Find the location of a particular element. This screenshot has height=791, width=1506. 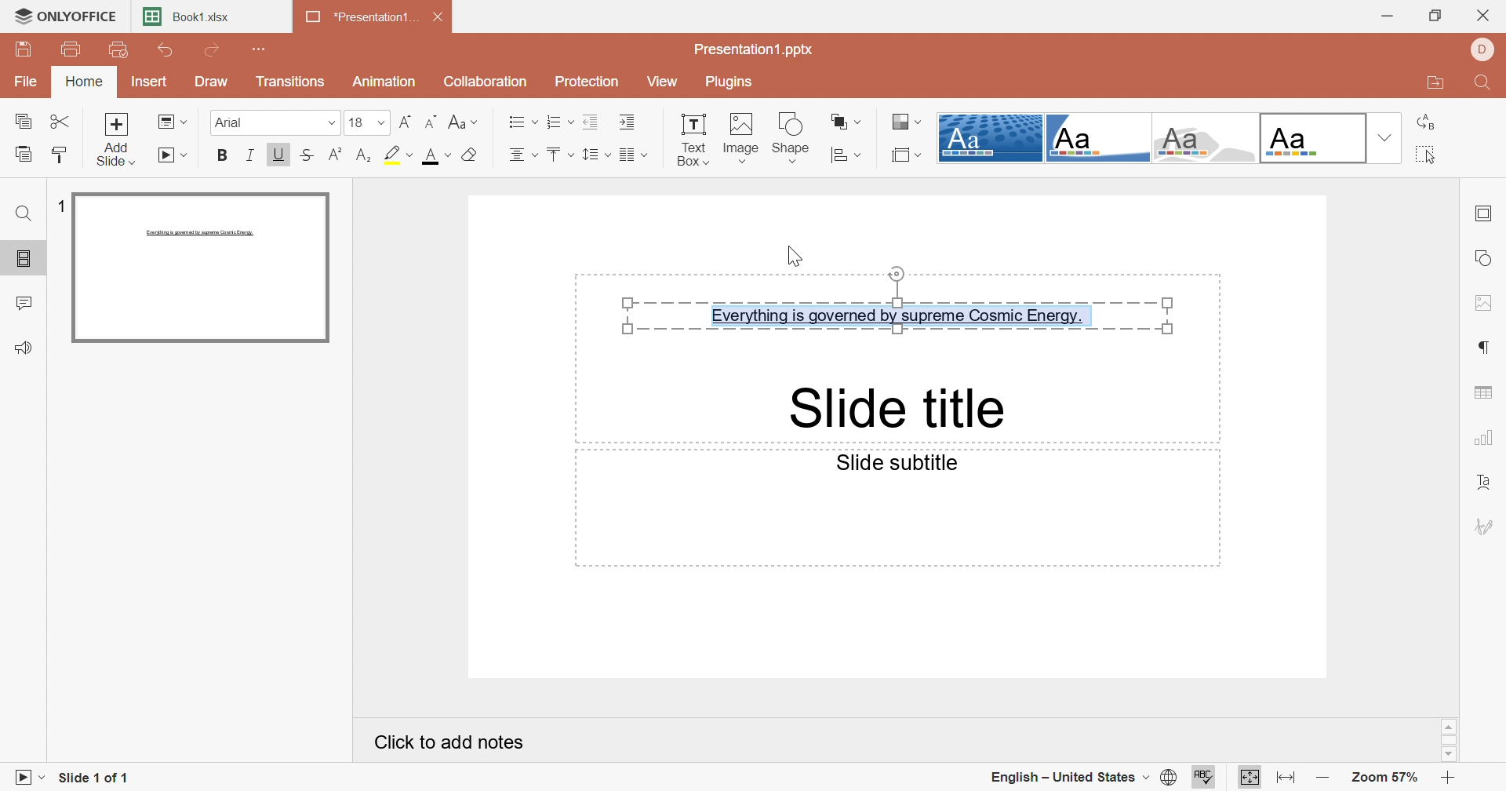

Comments is located at coordinates (24, 302).